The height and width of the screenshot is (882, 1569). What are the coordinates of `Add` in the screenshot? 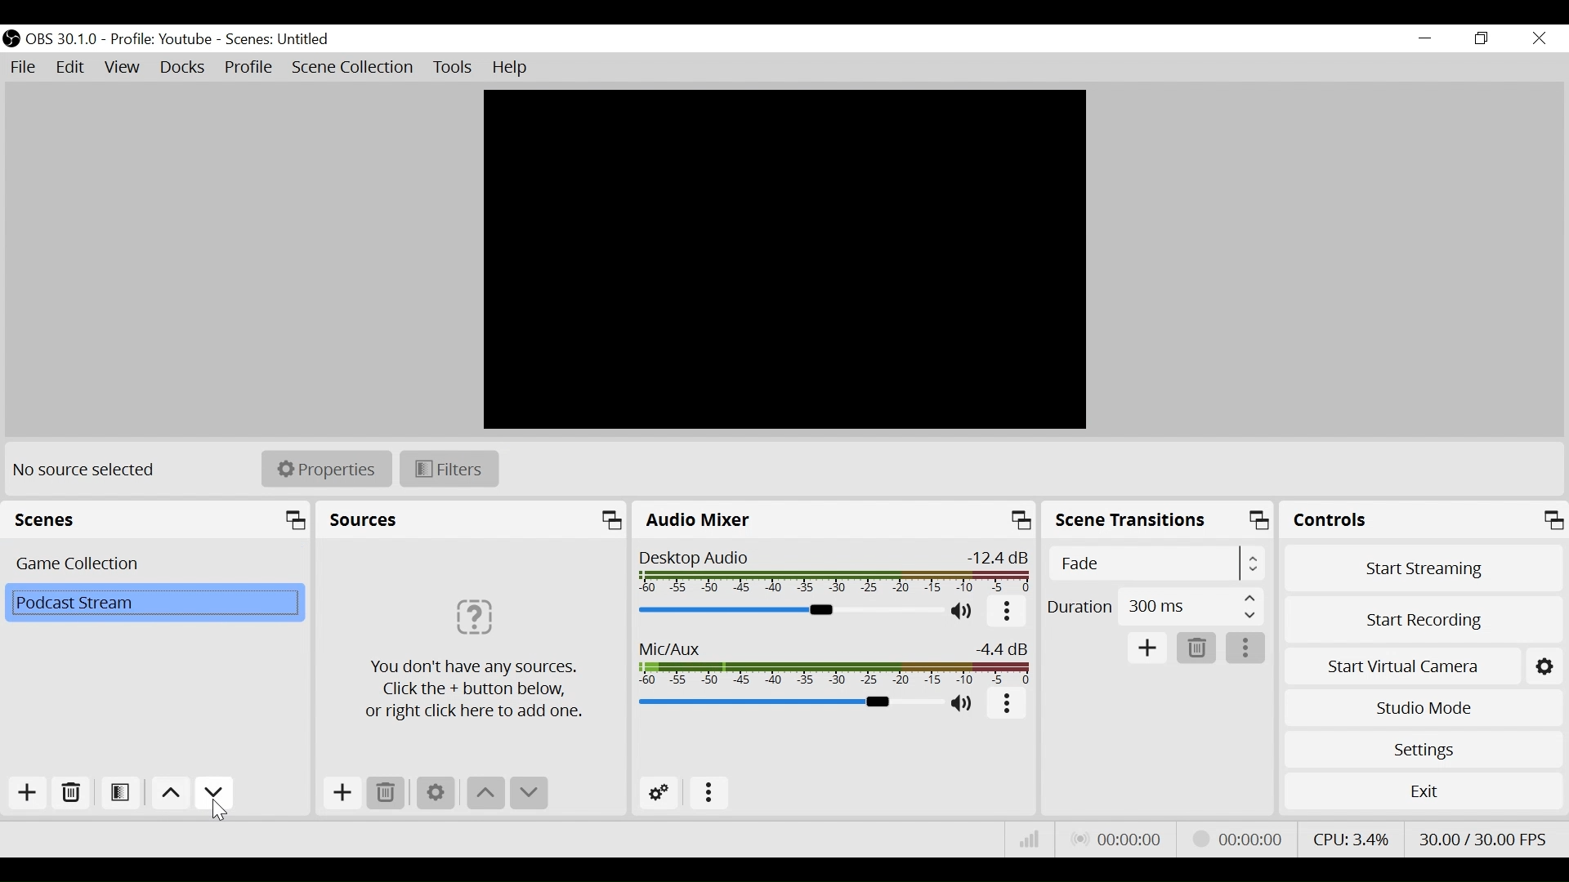 It's located at (339, 792).